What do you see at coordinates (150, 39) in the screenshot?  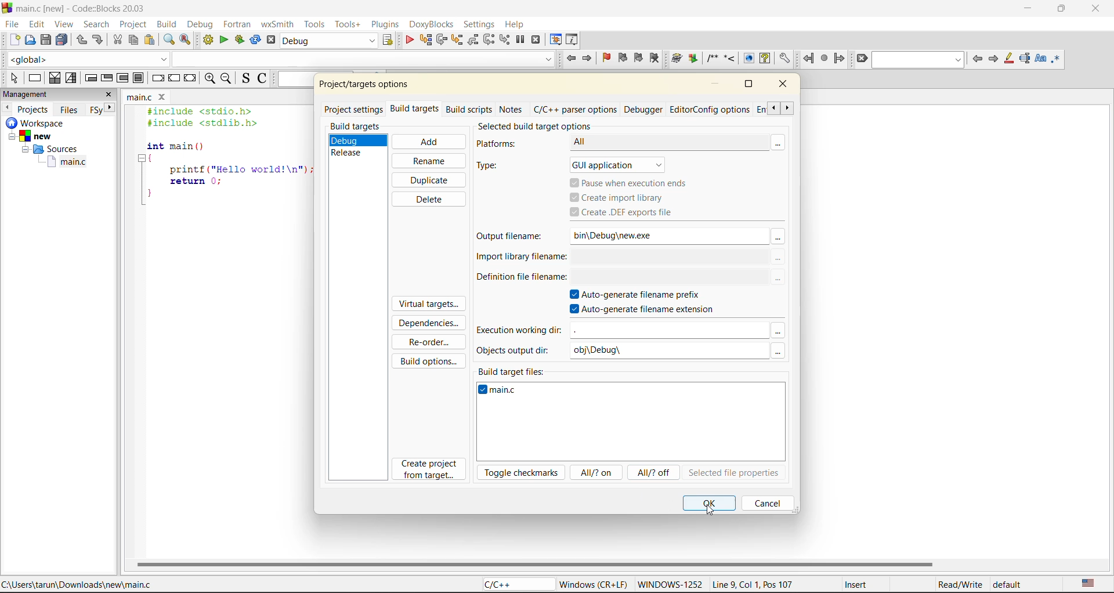 I see `paste` at bounding box center [150, 39].